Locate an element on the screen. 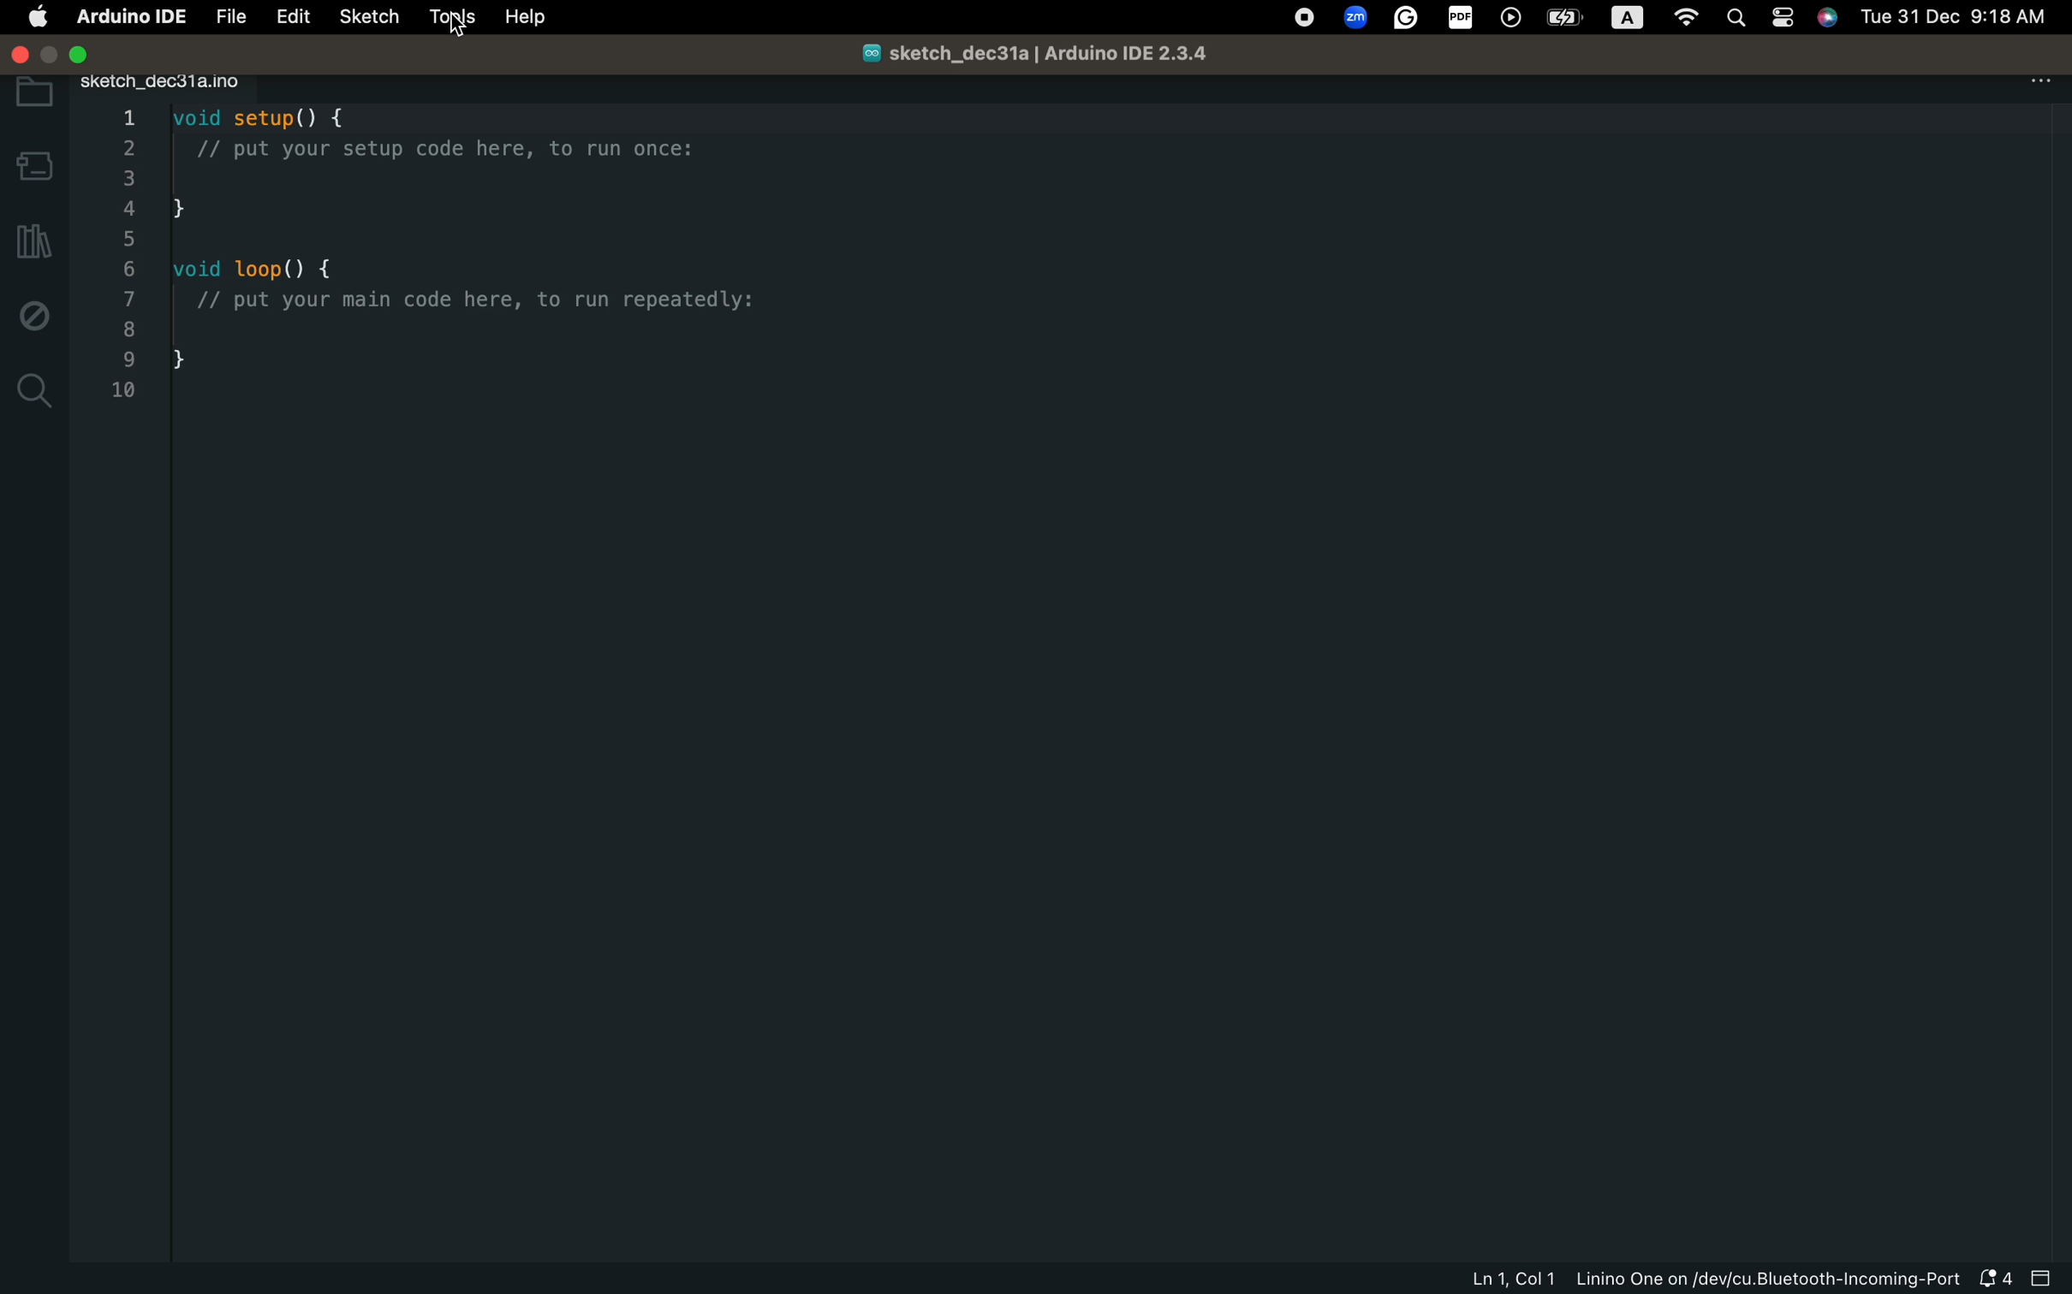  file tab is located at coordinates (171, 80).